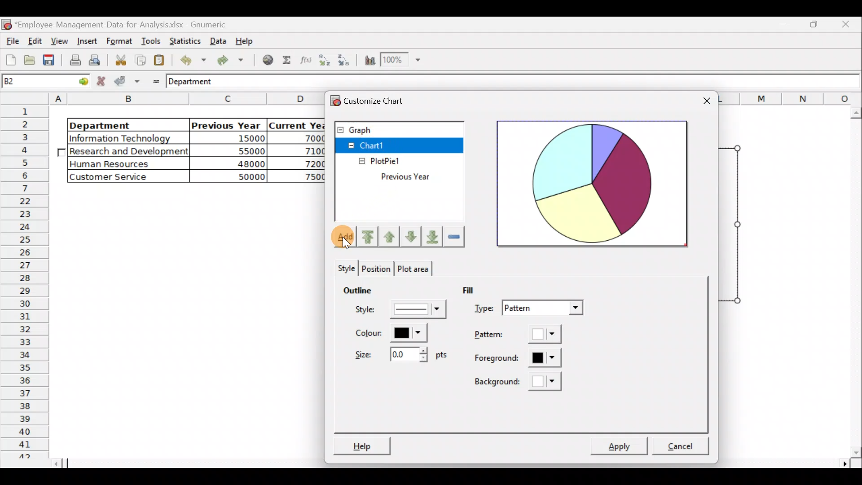 This screenshot has width=862, height=485. I want to click on Cell name B2, so click(30, 82).